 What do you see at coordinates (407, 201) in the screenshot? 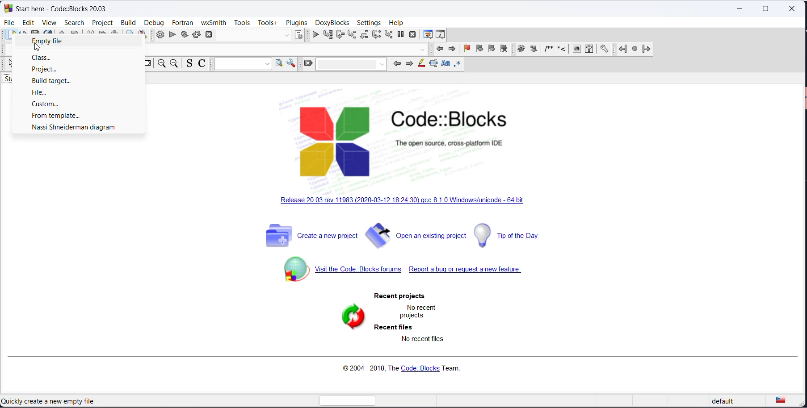
I see `Release 20.03 rev 11983 (2020-03-12 18:24:30) gcc 8.1.0 Windows/unicode - 64 bit` at bounding box center [407, 201].